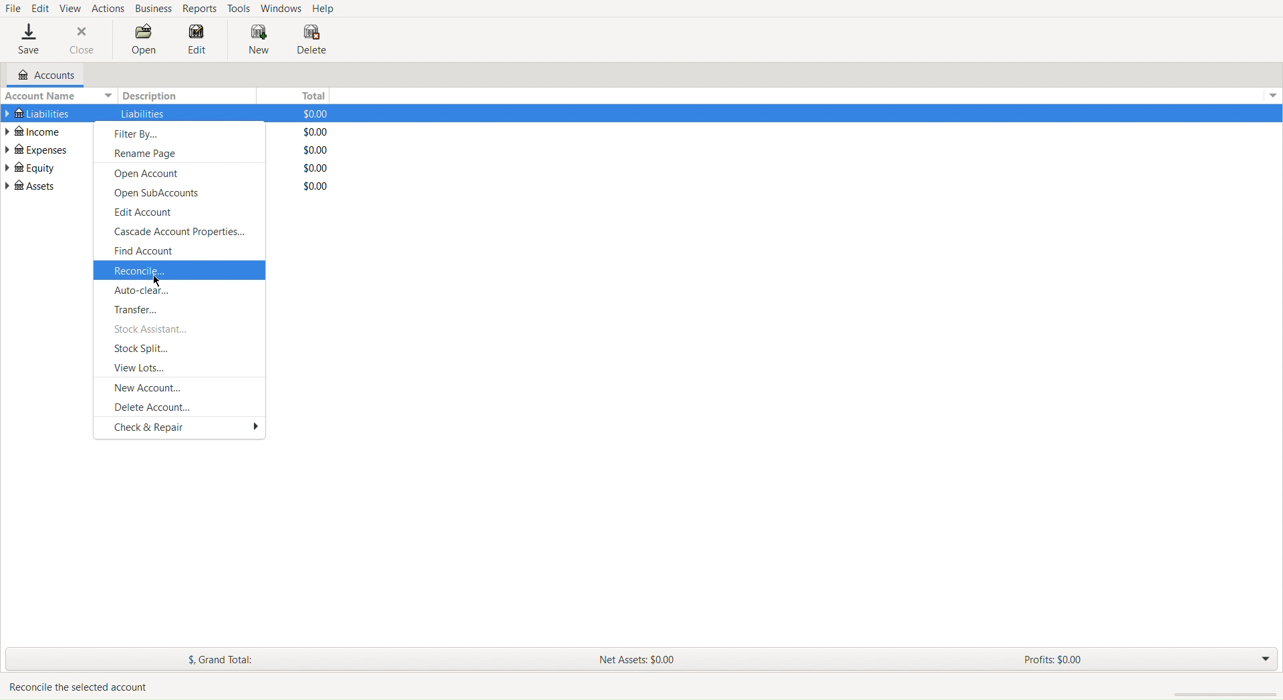  Describe the element at coordinates (1270, 96) in the screenshot. I see `Drop Down` at that location.